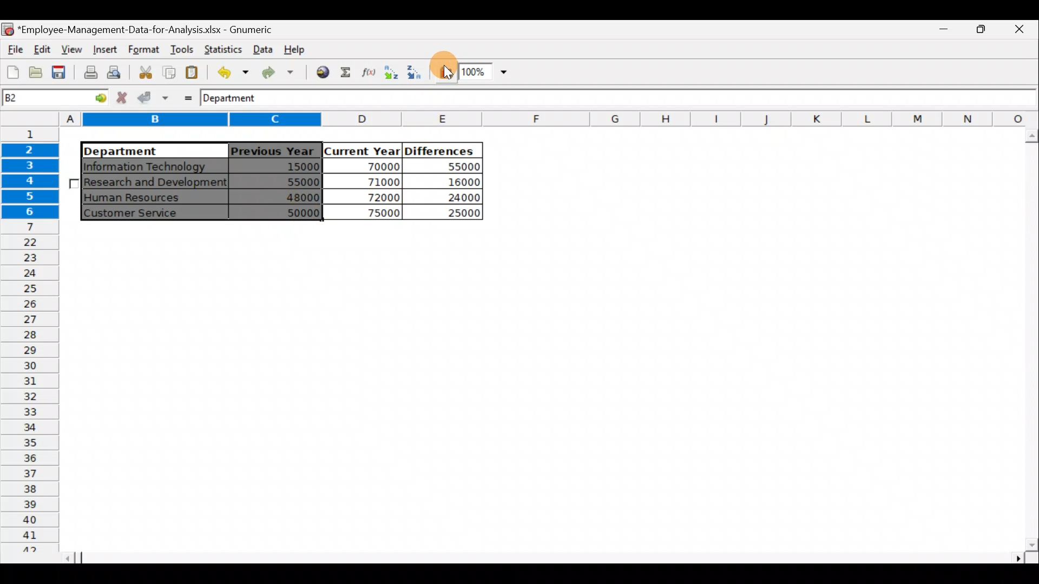 The height and width of the screenshot is (584, 1039). I want to click on 75000, so click(369, 214).